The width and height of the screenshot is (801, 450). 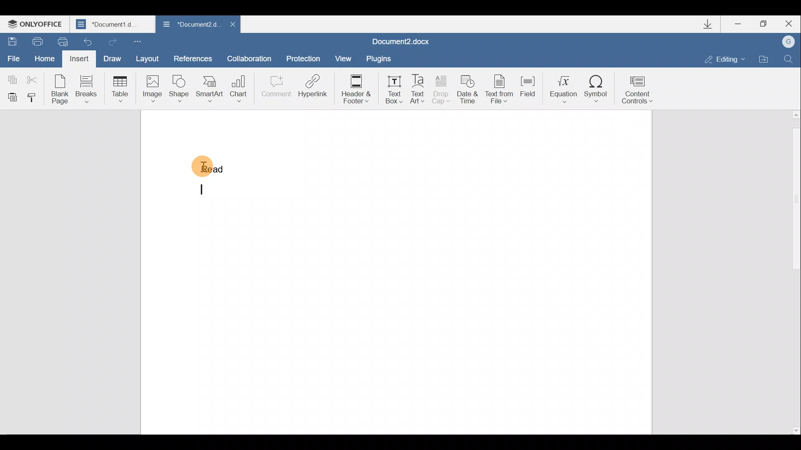 What do you see at coordinates (240, 85) in the screenshot?
I see `Chart` at bounding box center [240, 85].